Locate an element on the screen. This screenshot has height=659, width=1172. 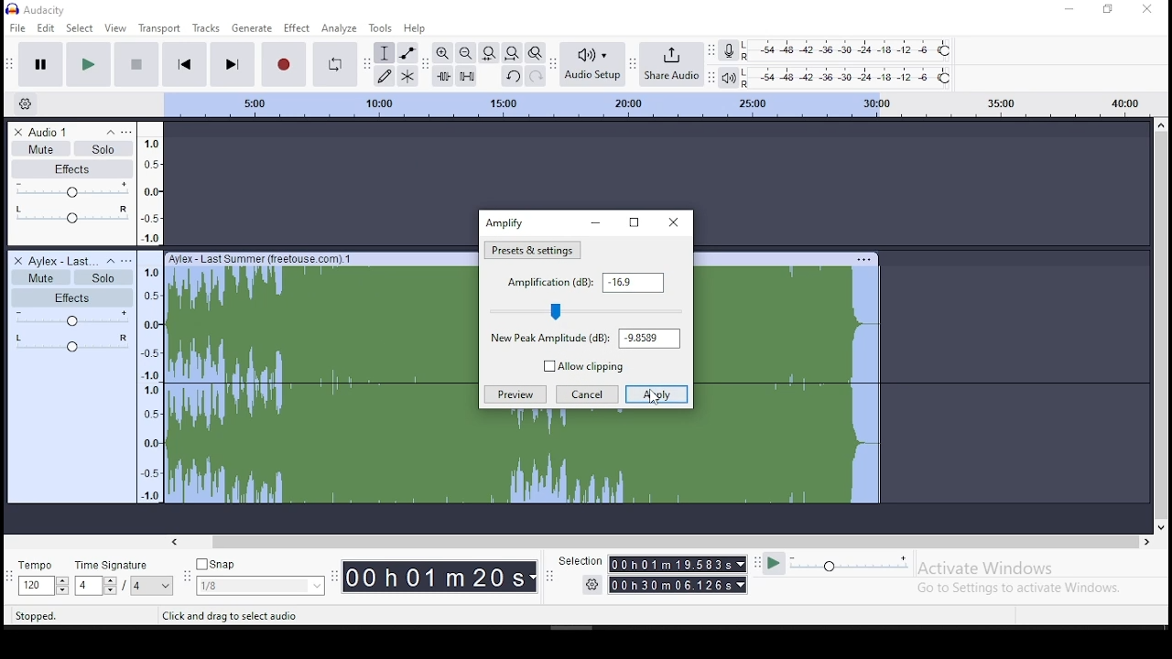
open menu is located at coordinates (126, 260).